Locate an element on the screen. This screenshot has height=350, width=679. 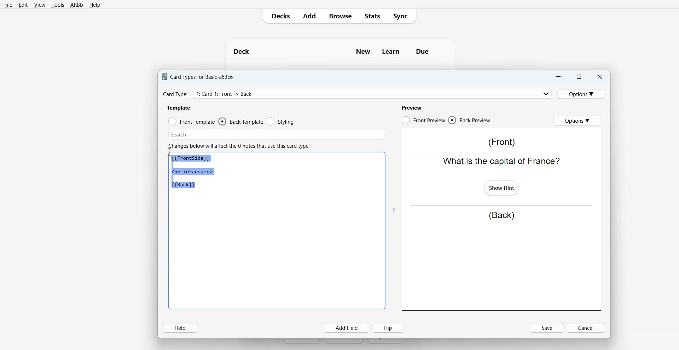
Preview is located at coordinates (411, 107).